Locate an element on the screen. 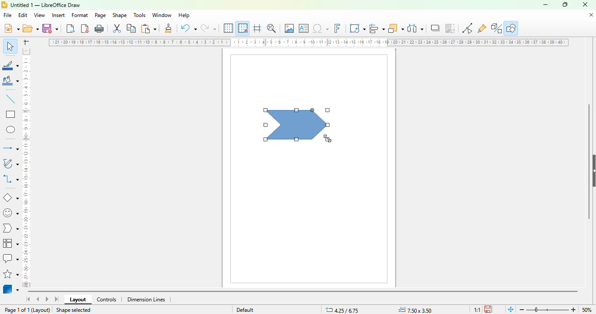 The width and height of the screenshot is (596, 314). new is located at coordinates (11, 28).